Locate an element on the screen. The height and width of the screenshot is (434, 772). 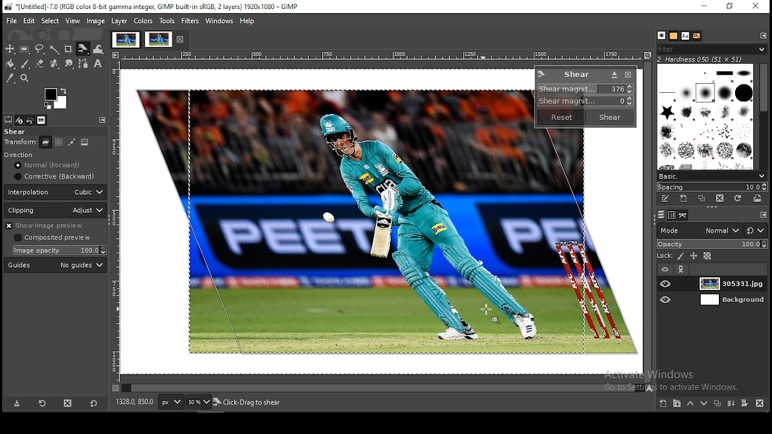
image is located at coordinates (95, 21).